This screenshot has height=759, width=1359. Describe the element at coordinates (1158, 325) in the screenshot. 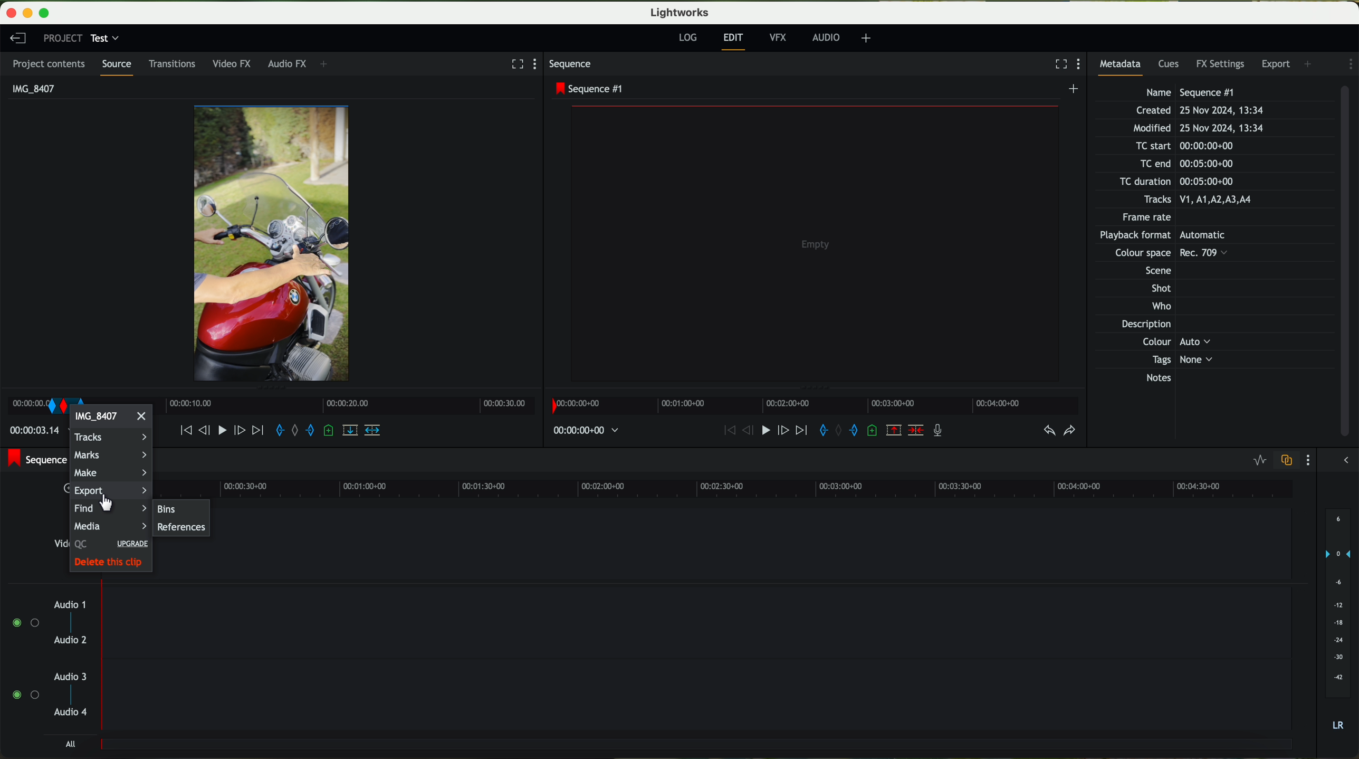

I see `Description` at that location.